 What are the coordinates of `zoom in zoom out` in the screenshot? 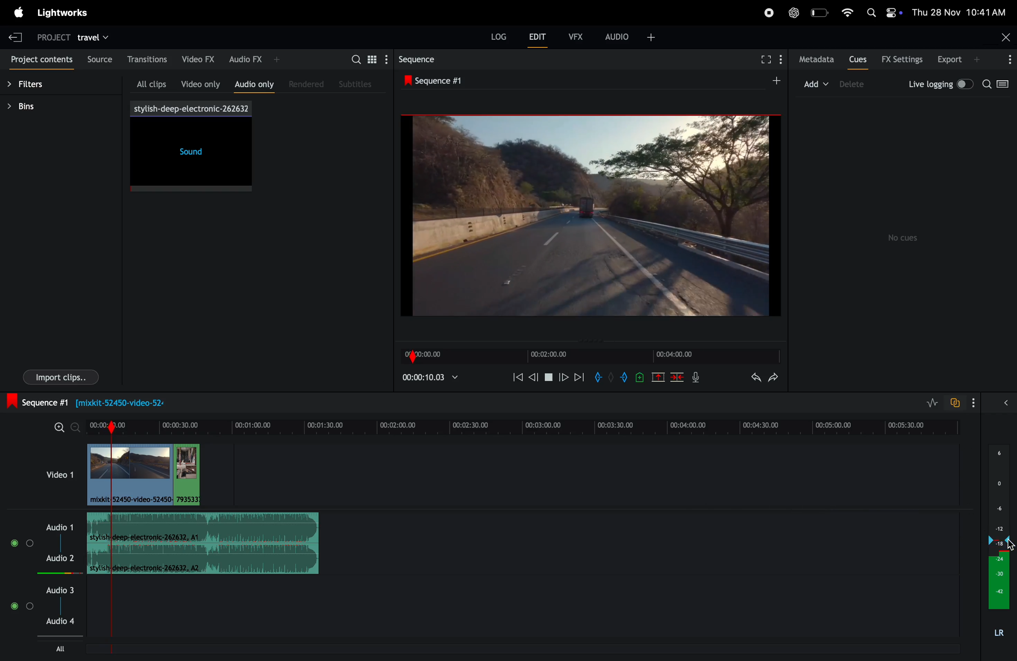 It's located at (66, 428).